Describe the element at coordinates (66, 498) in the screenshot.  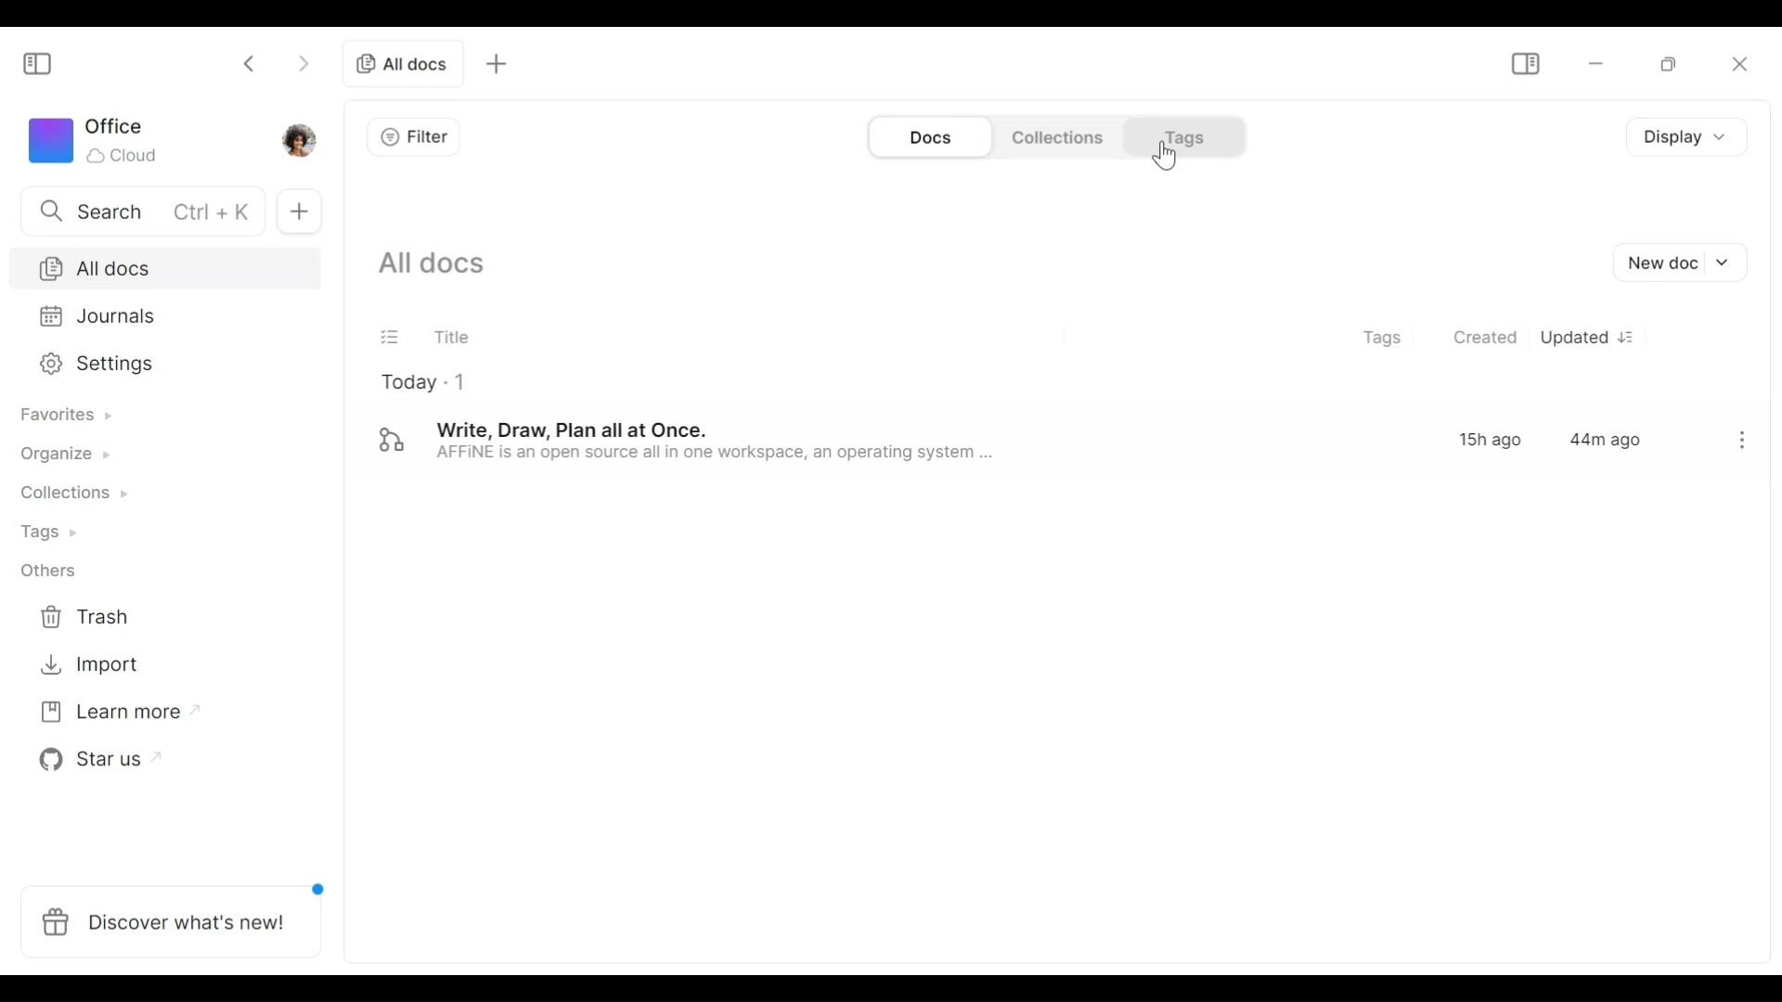
I see `Collections` at that location.